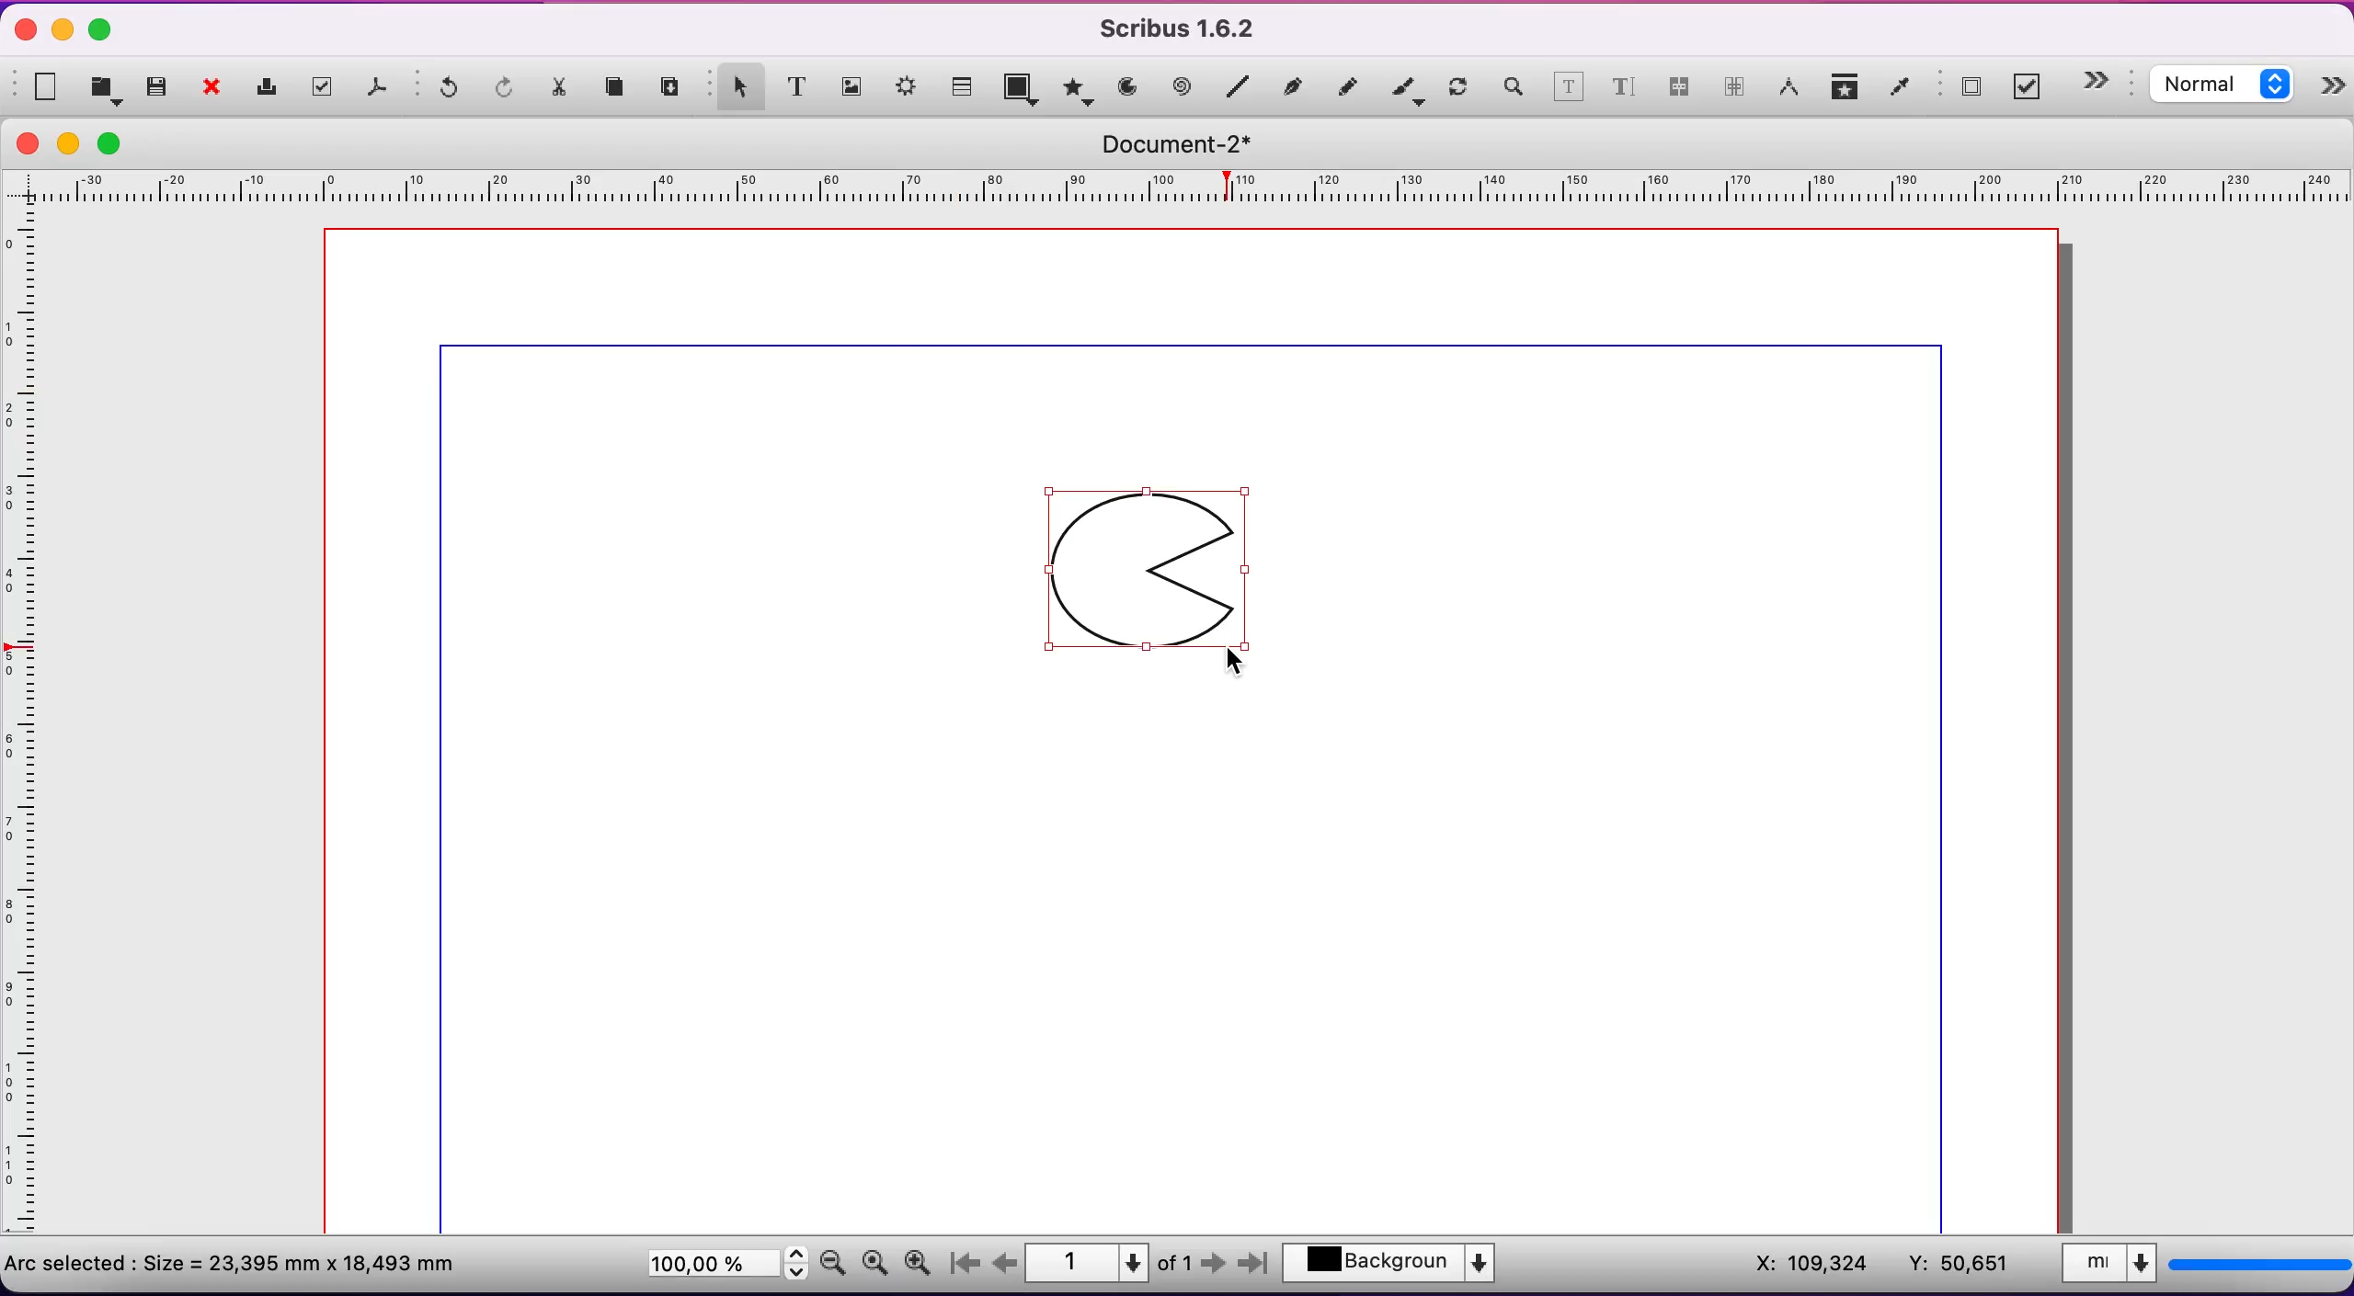 Image resolution: width=2354 pixels, height=1296 pixels. I want to click on minimize, so click(64, 28).